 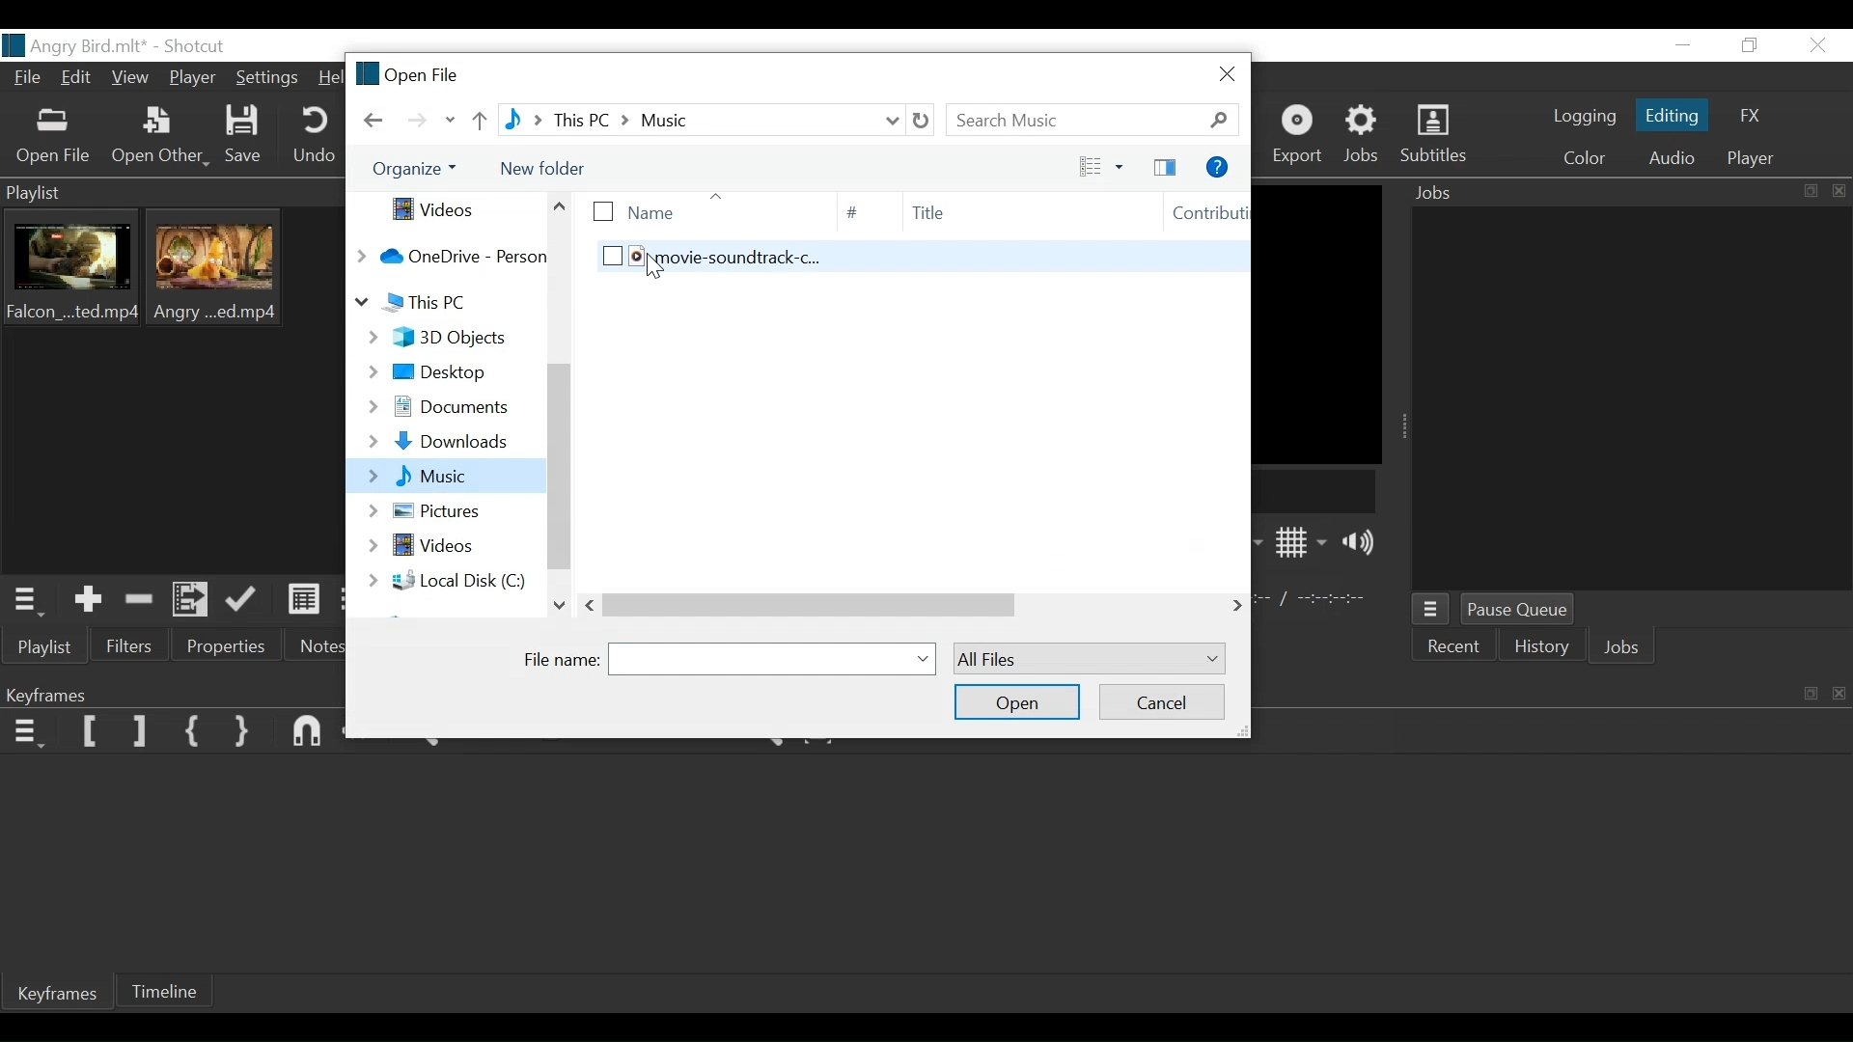 I want to click on logging, so click(x=1578, y=119).